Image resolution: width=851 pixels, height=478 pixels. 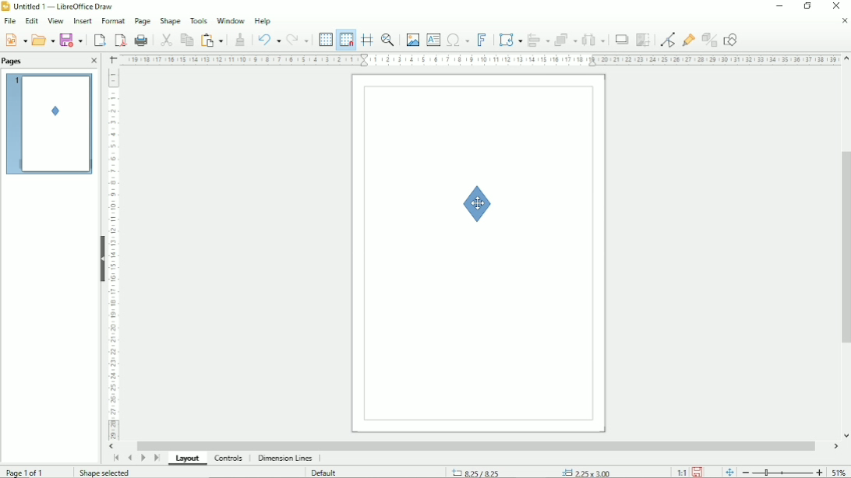 I want to click on Vertical scrollbar, so click(x=843, y=250).